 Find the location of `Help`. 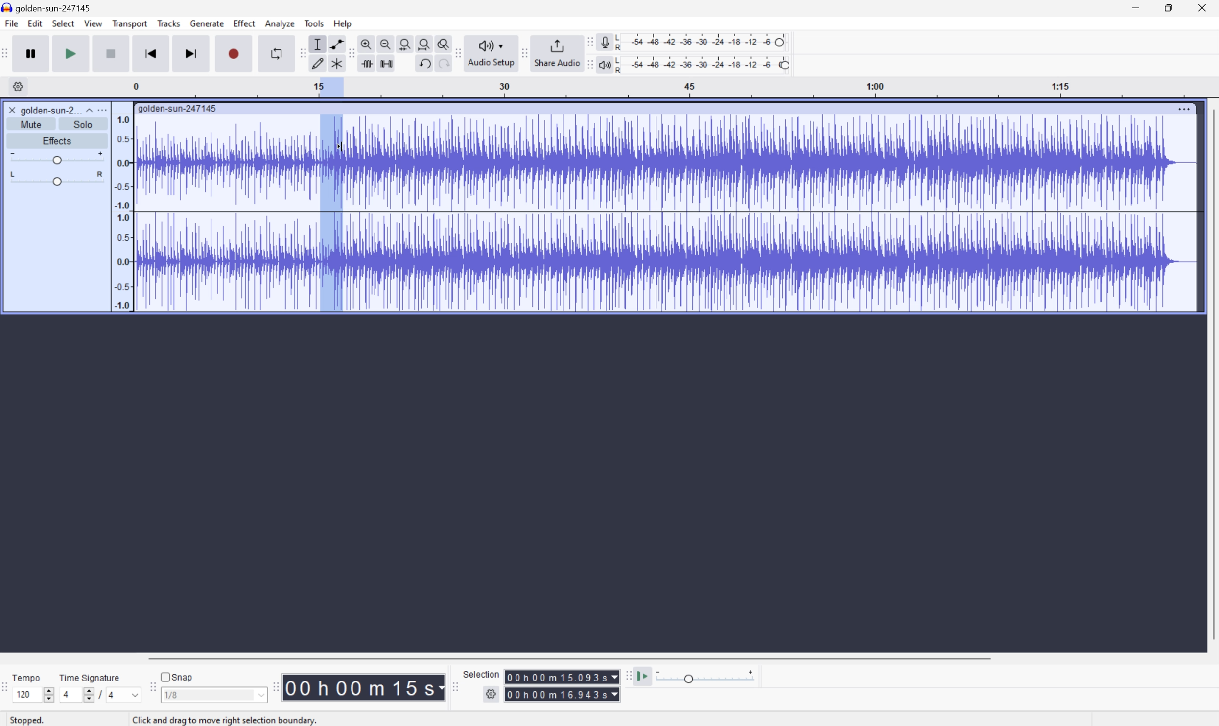

Help is located at coordinates (343, 23).